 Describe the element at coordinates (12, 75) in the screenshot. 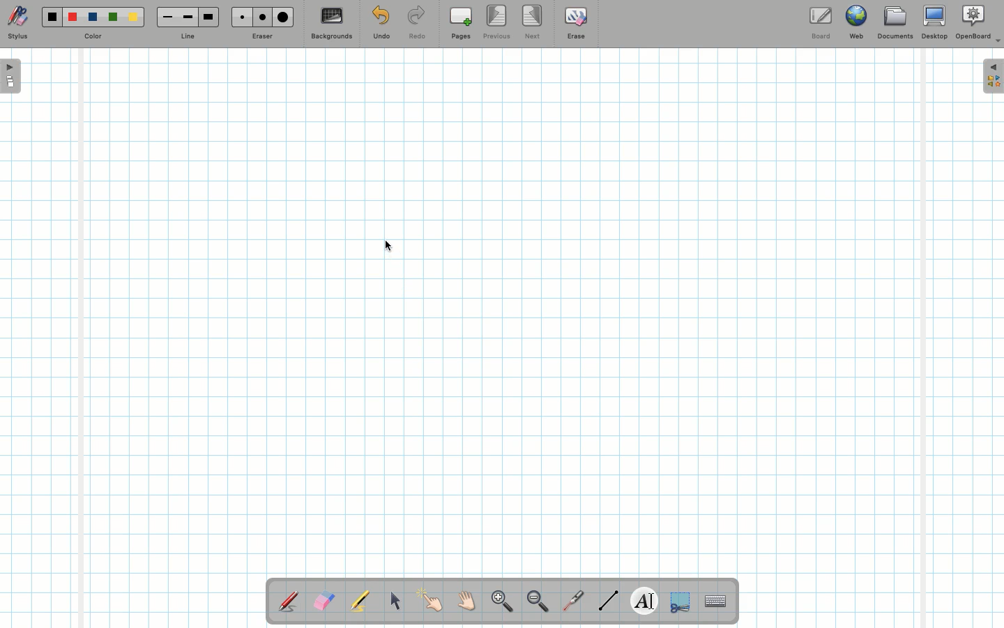

I see `Open pages` at that location.